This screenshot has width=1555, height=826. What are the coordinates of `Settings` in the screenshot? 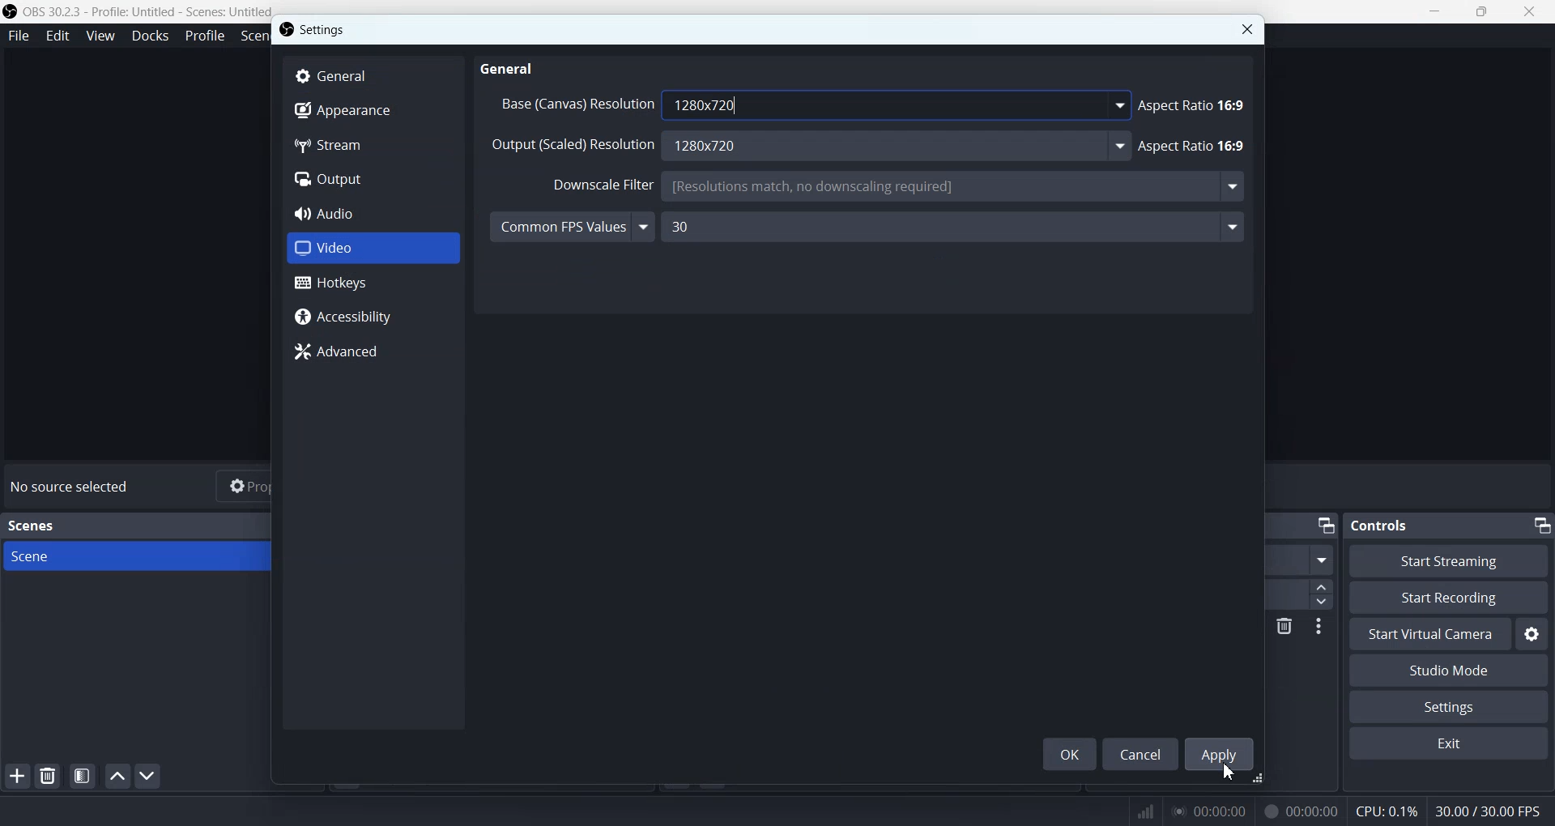 It's located at (1533, 636).